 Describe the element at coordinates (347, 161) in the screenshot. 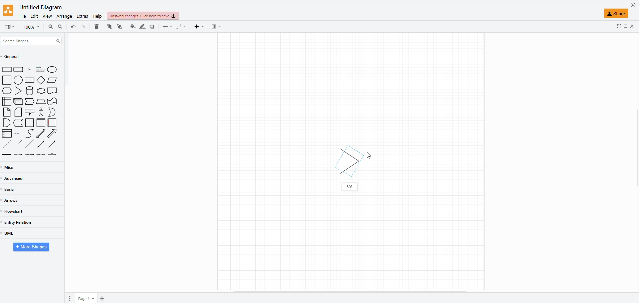

I see `shape tilted` at that location.